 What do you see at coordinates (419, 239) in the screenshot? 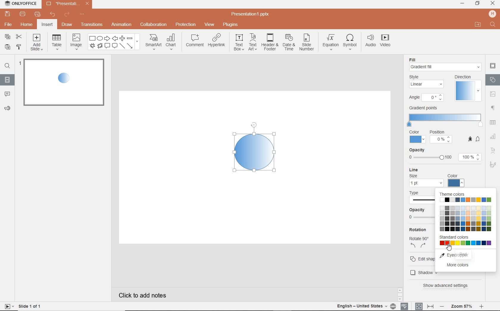
I see `Rotate 90` at bounding box center [419, 239].